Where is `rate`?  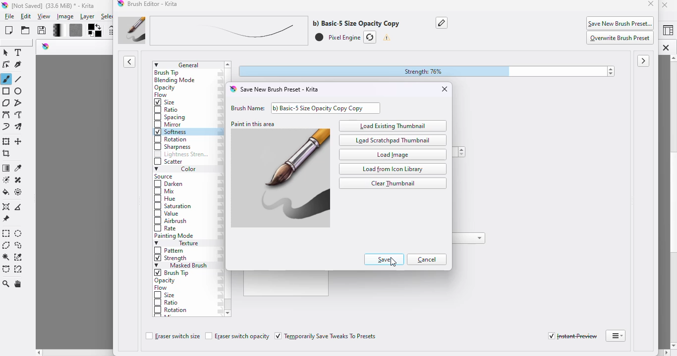 rate is located at coordinates (167, 228).